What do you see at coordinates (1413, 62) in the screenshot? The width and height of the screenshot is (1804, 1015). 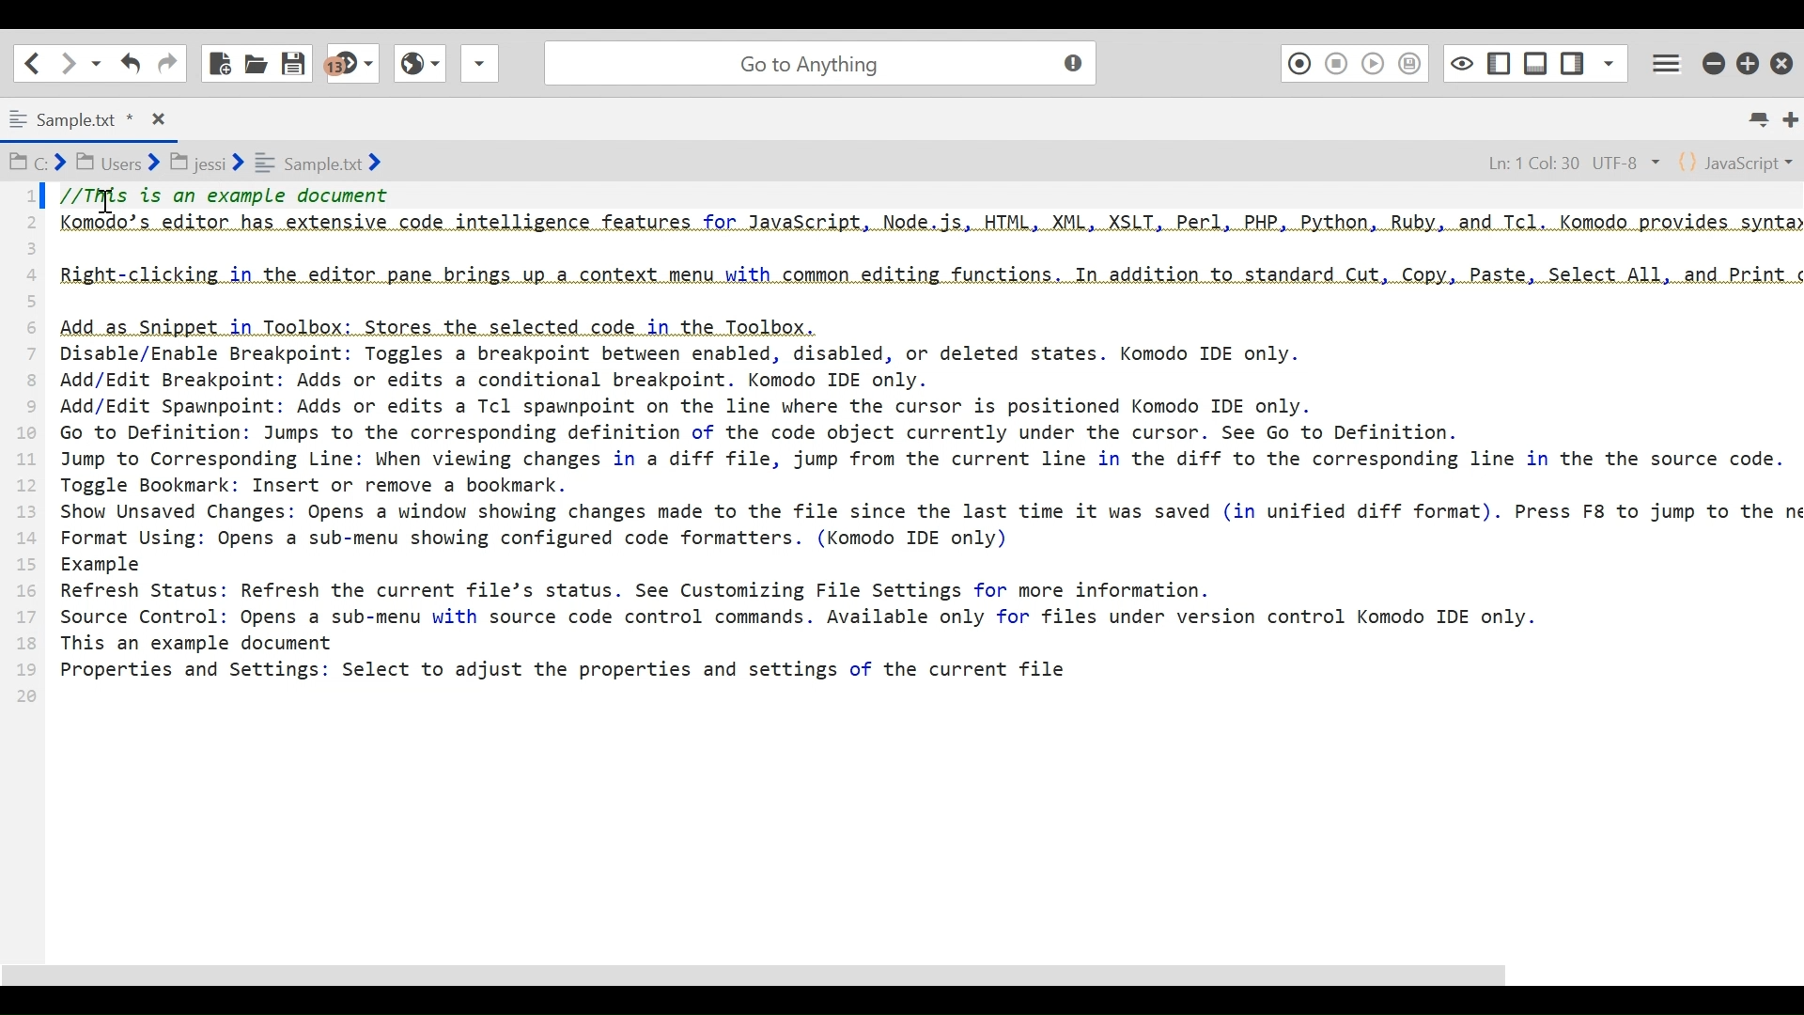 I see `Save Macro to Toolboz as Superscript` at bounding box center [1413, 62].